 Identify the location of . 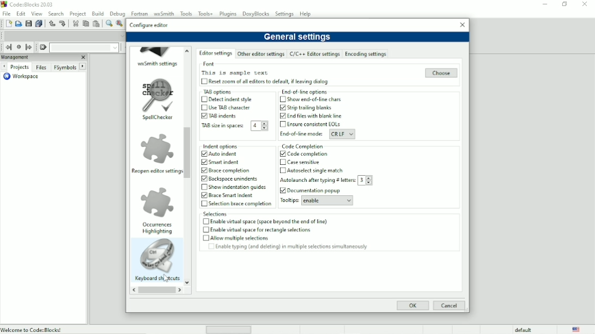
(282, 162).